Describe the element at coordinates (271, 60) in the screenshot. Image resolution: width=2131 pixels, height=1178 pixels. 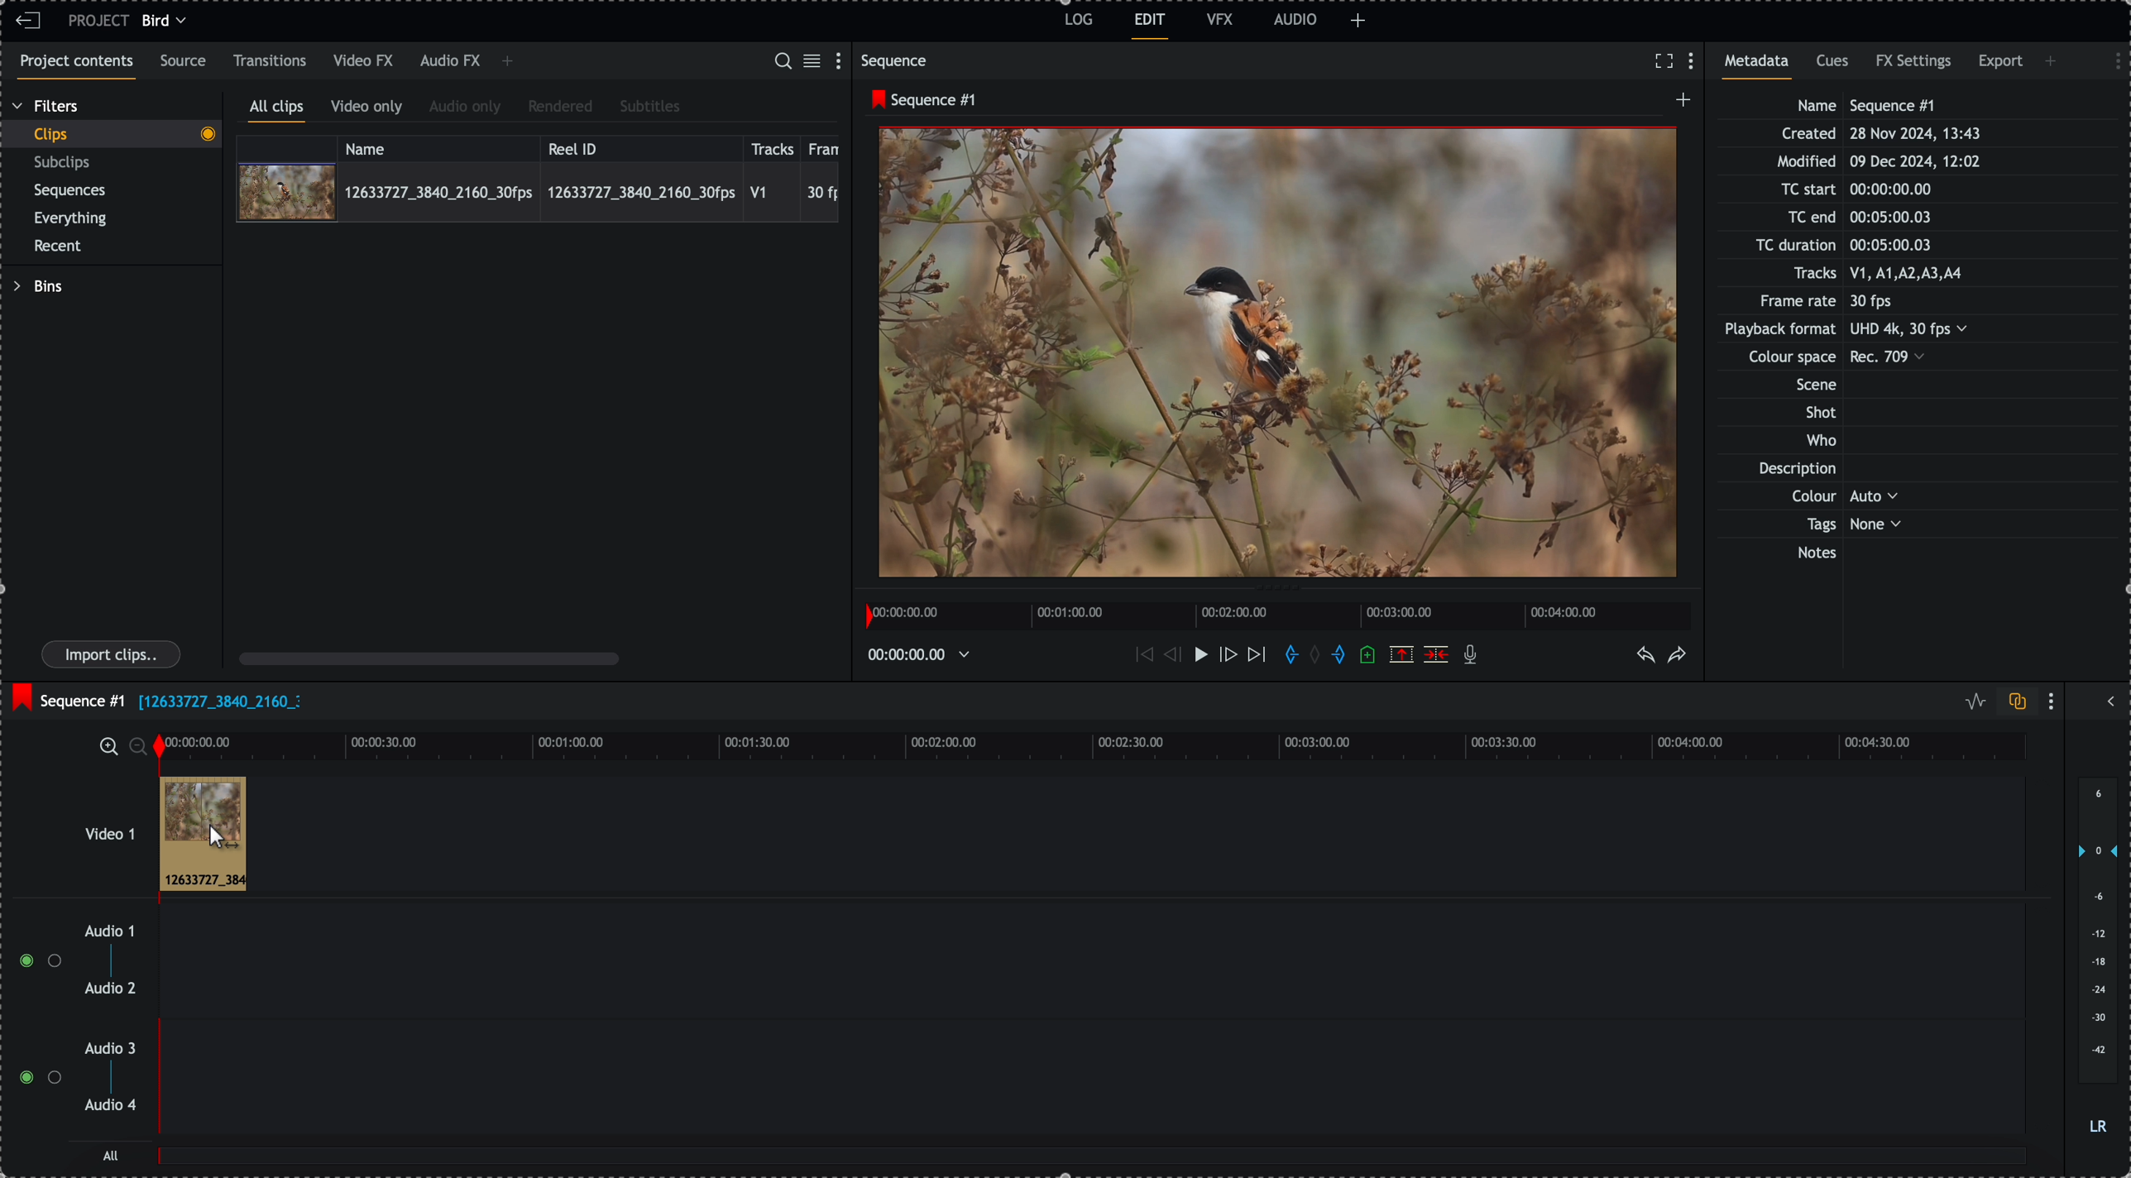
I see `transitions` at that location.